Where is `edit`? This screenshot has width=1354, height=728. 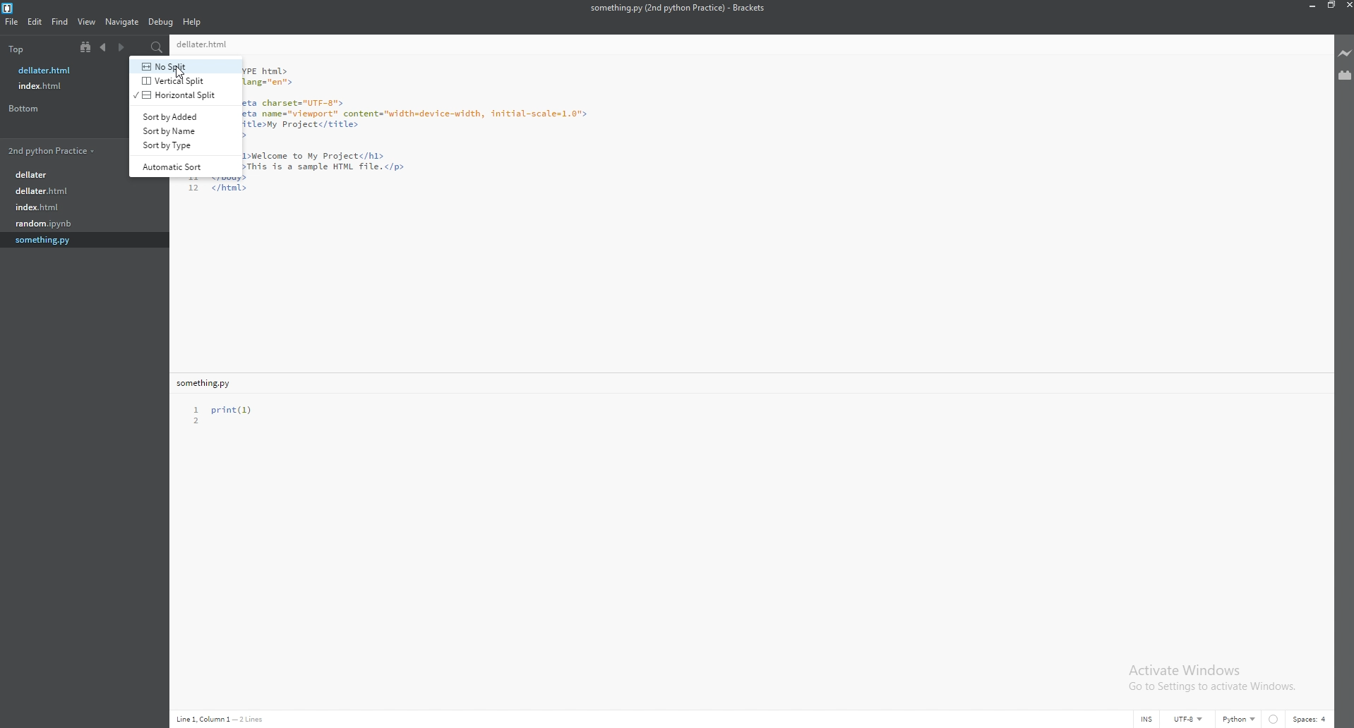
edit is located at coordinates (36, 22).